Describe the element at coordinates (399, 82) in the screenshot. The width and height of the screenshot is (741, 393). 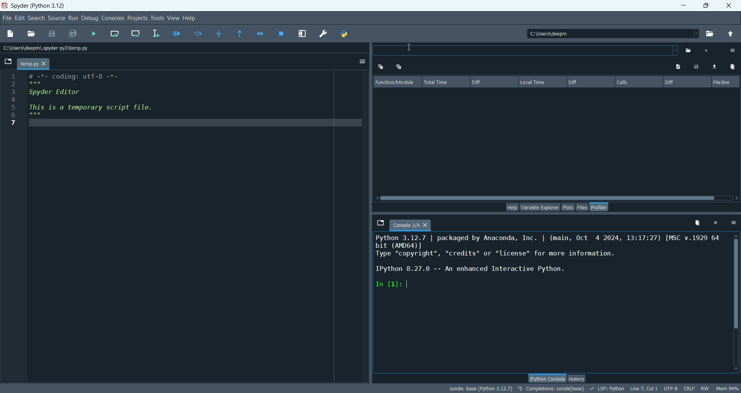
I see `function` at that location.